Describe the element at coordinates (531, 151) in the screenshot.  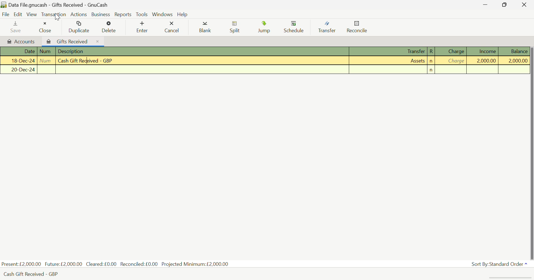
I see `Scroll Bar` at that location.